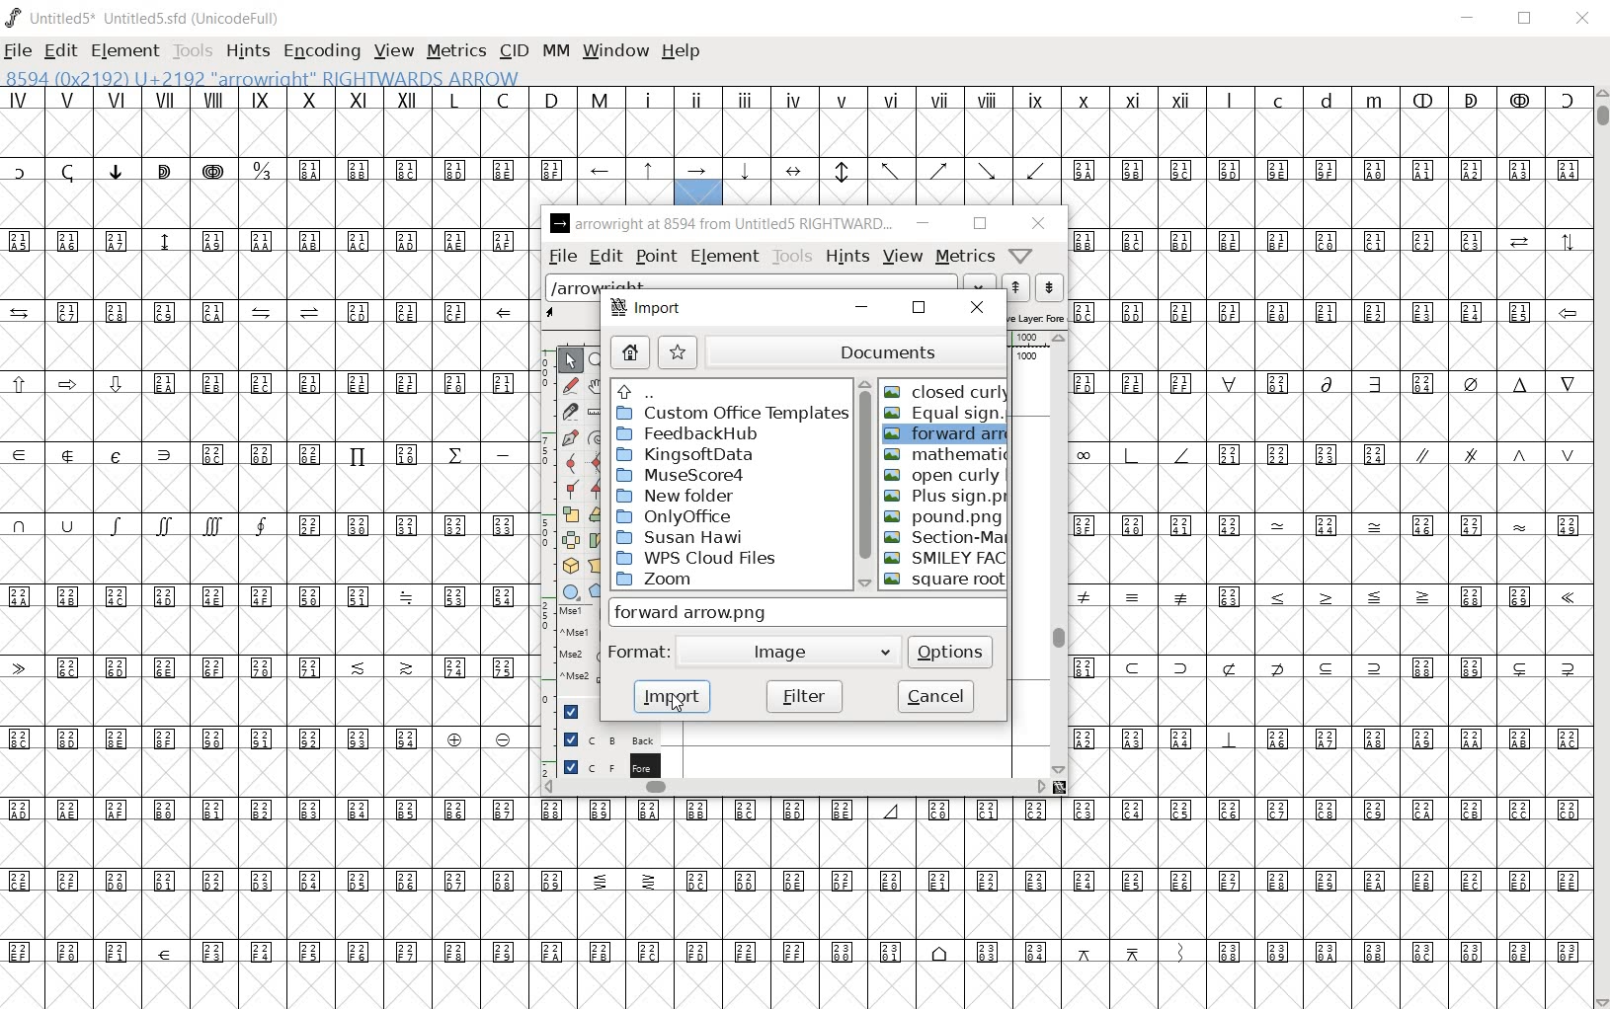  Describe the element at coordinates (977, 224) in the screenshot. I see `restore` at that location.